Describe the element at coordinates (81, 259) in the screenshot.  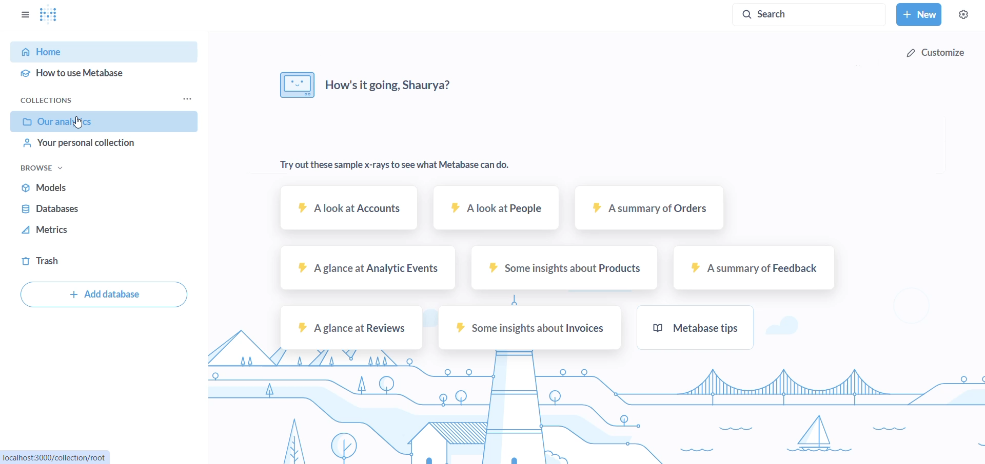
I see `trash` at that location.